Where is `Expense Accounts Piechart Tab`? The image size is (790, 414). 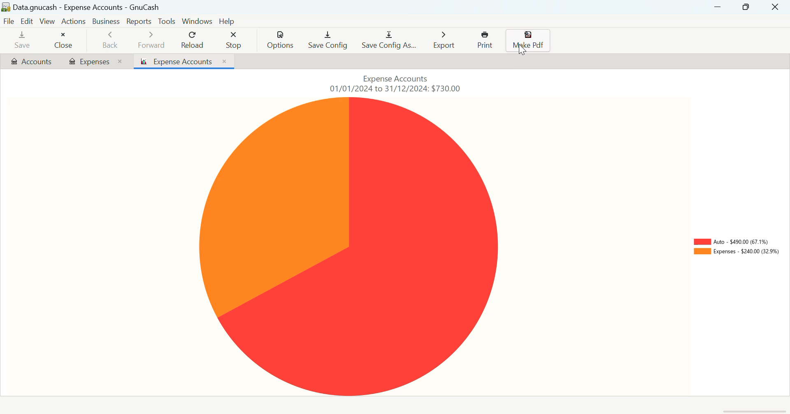
Expense Accounts Piechart Tab is located at coordinates (184, 61).